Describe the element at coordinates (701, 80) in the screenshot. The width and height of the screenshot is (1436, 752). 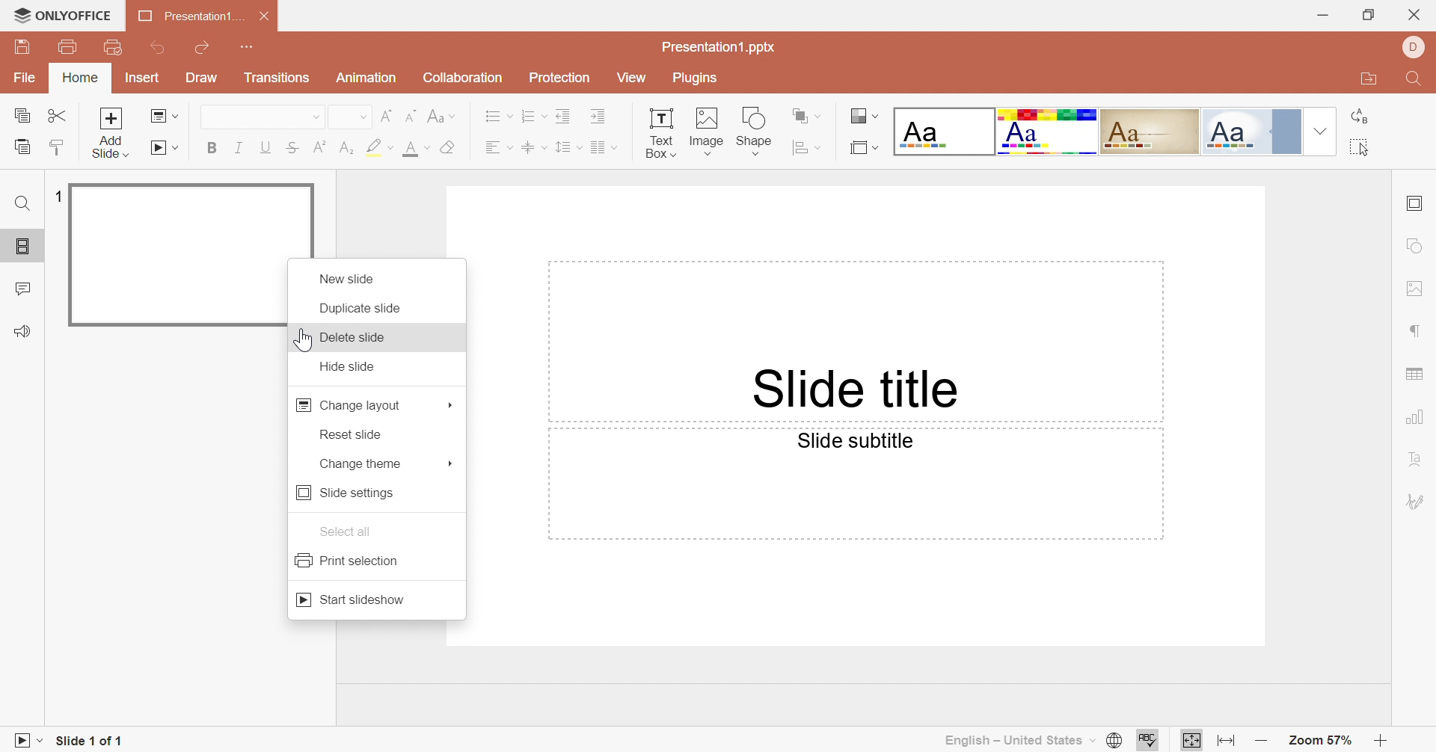
I see `Plugins` at that location.